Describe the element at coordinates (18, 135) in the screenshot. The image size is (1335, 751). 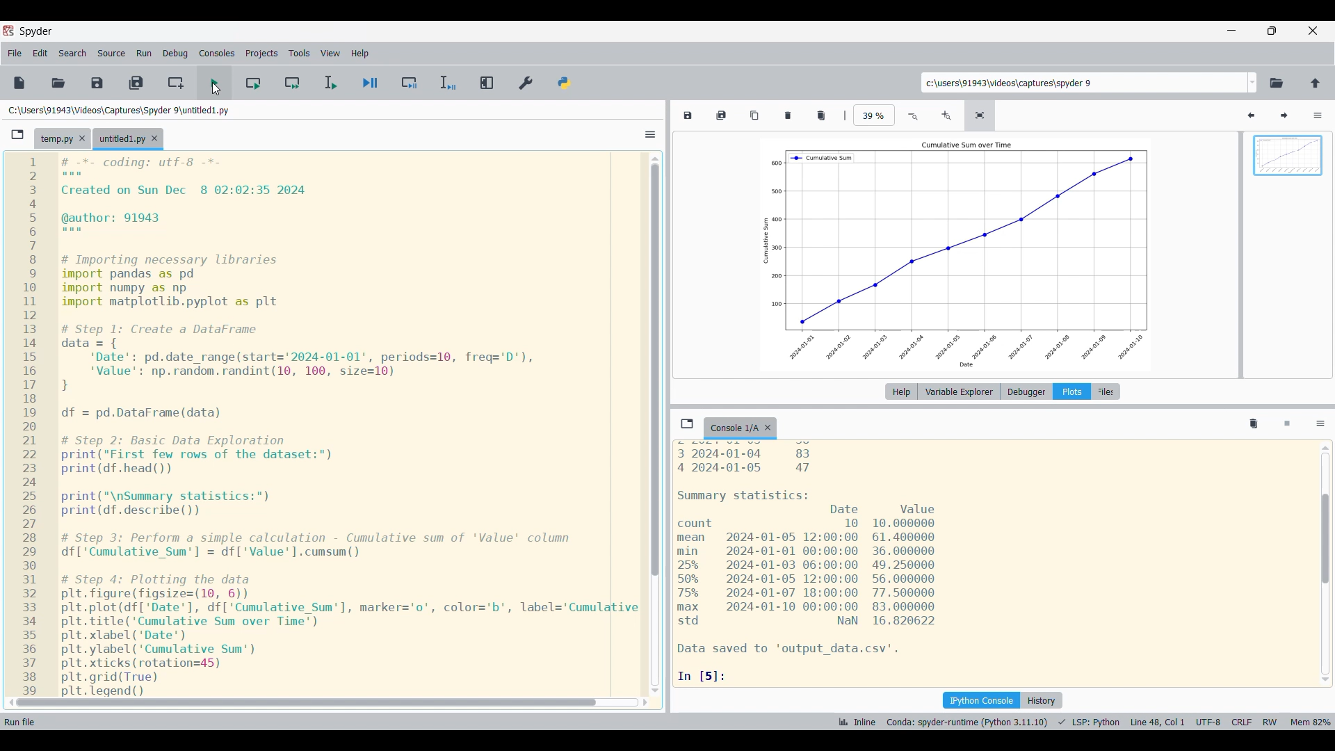
I see `Browse tabs` at that location.